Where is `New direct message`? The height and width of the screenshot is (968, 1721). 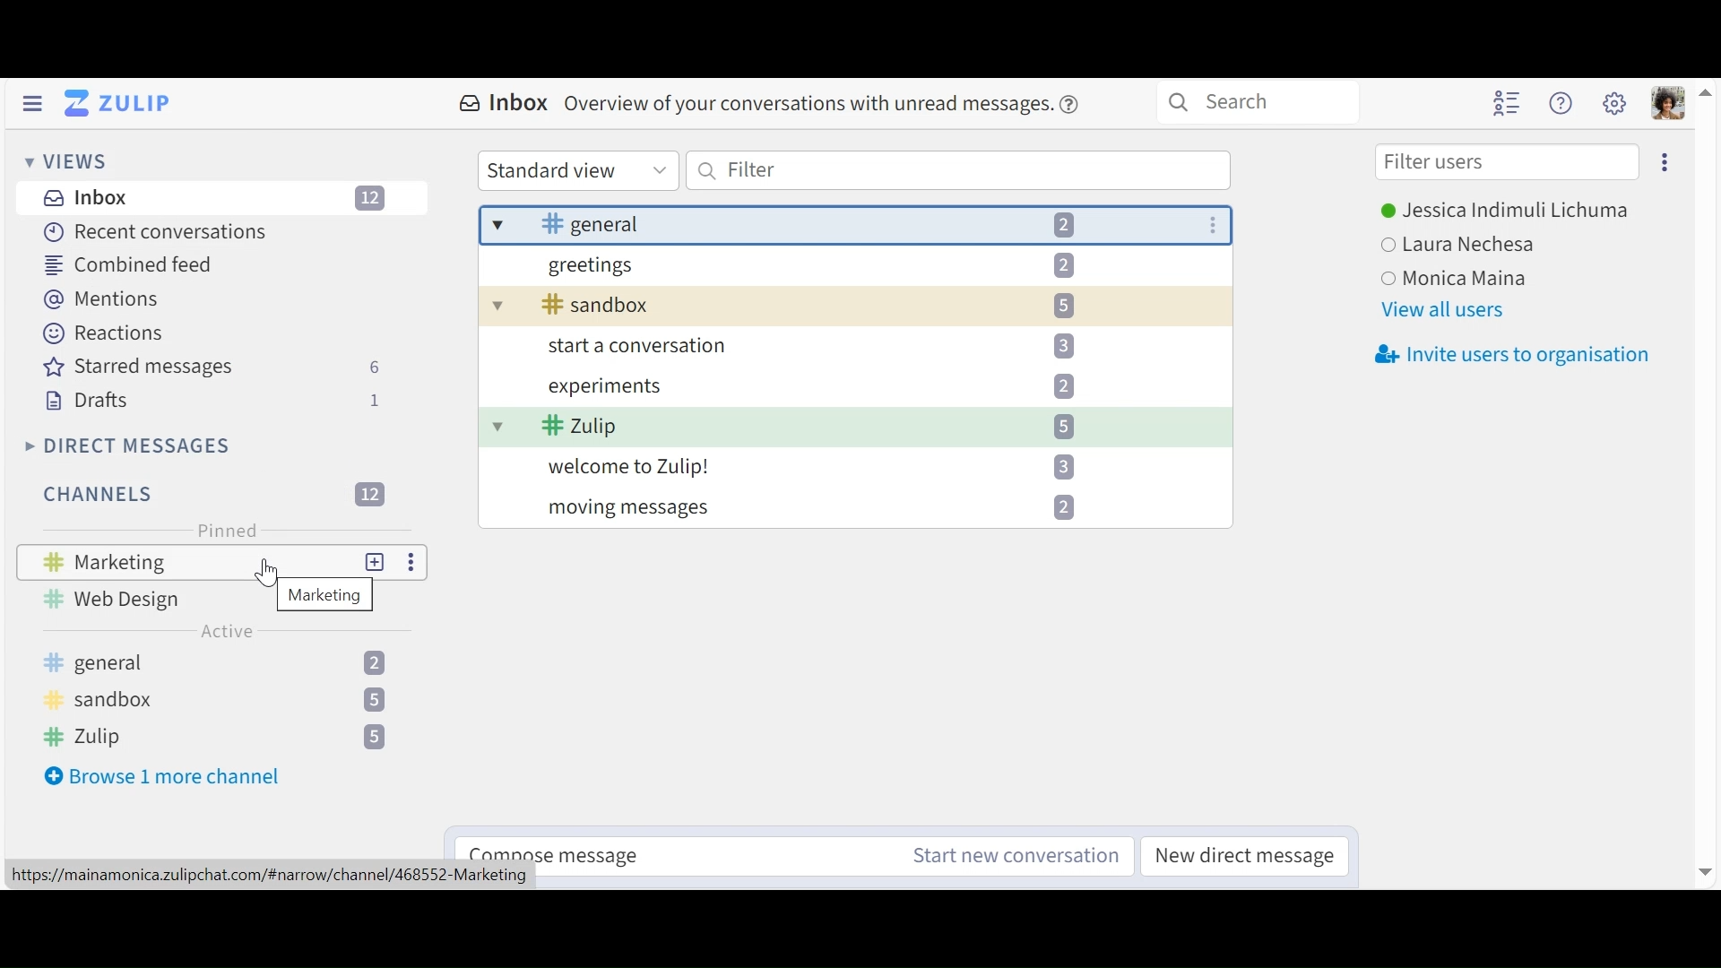 New direct message is located at coordinates (1249, 855).